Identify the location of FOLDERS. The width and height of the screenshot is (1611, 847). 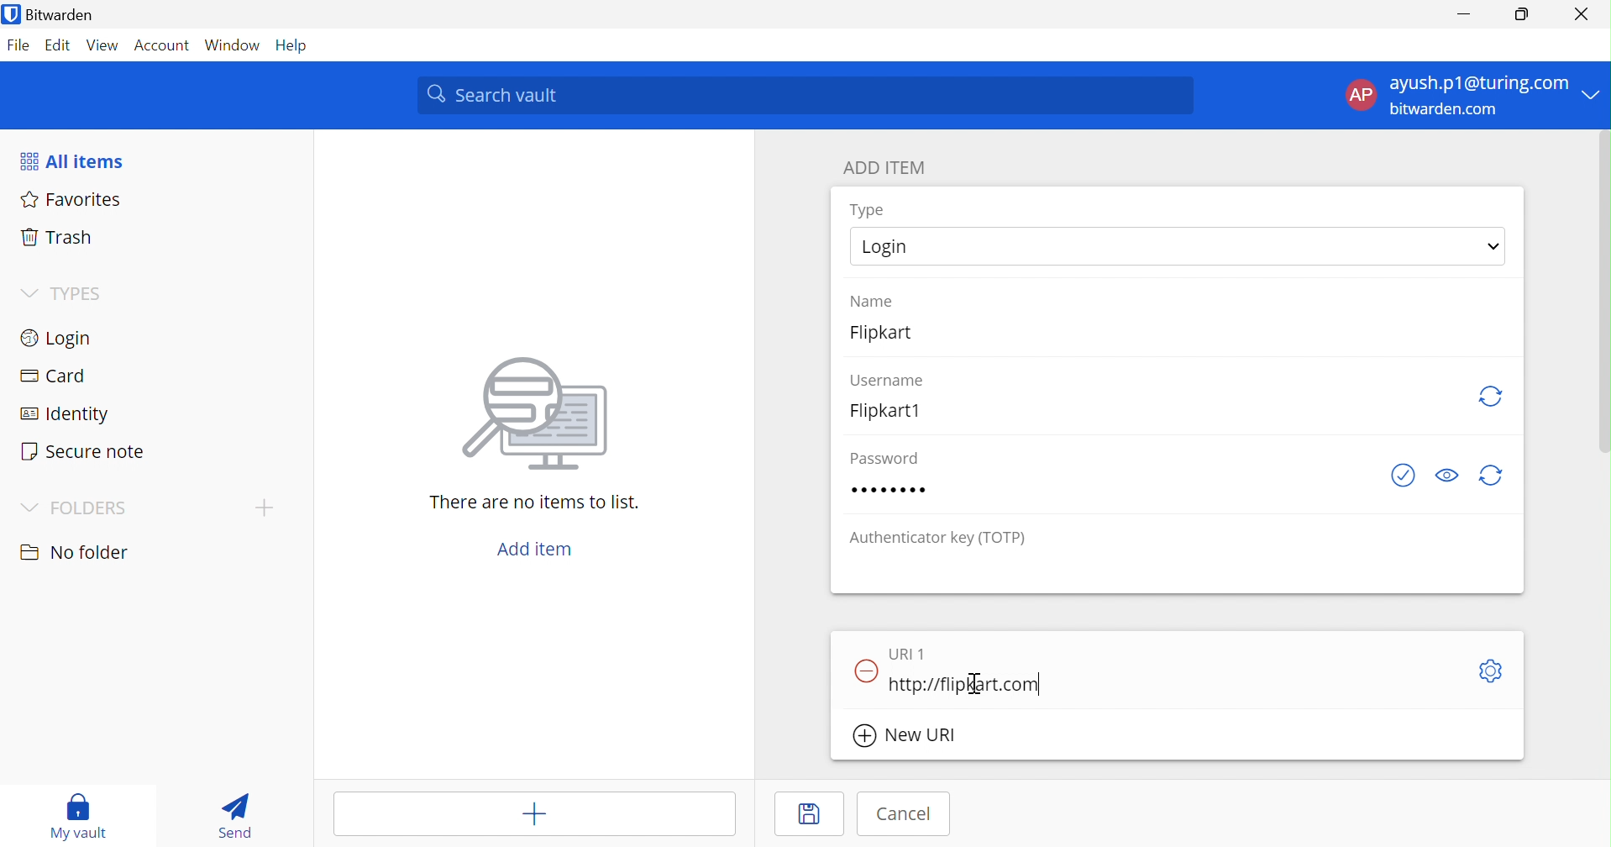
(90, 509).